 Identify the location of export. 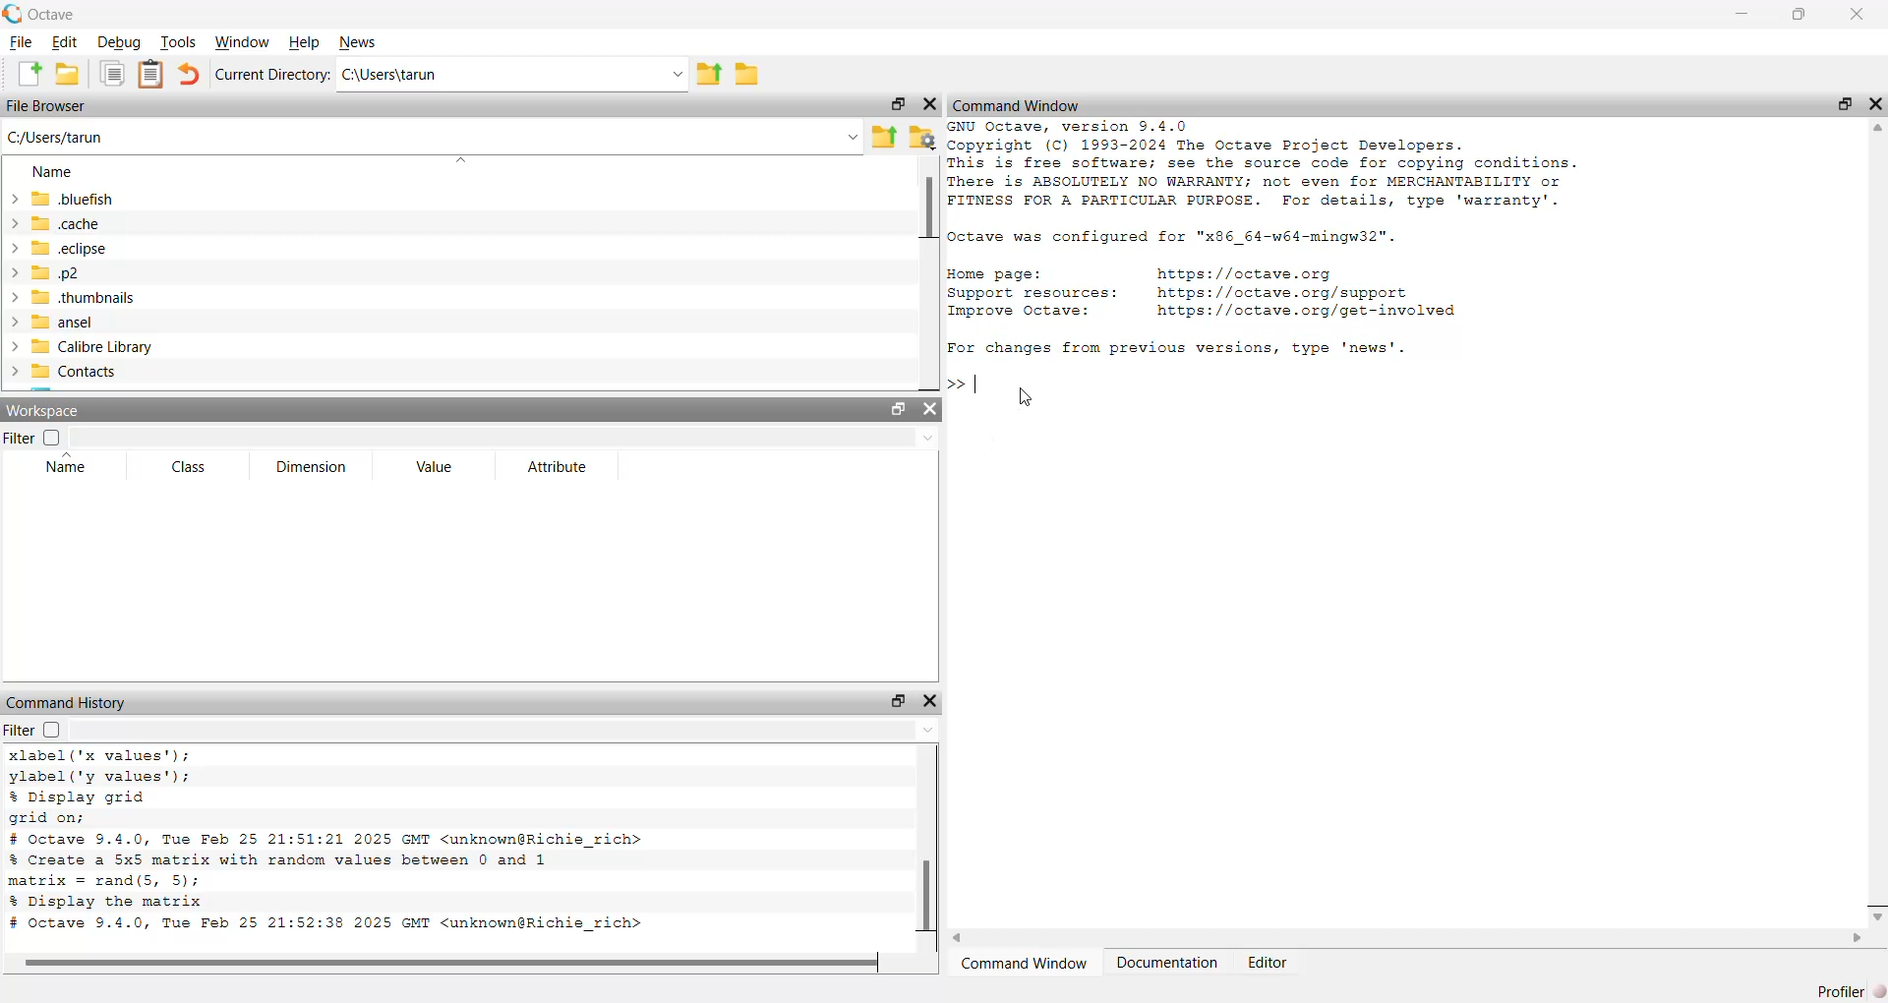
(883, 137).